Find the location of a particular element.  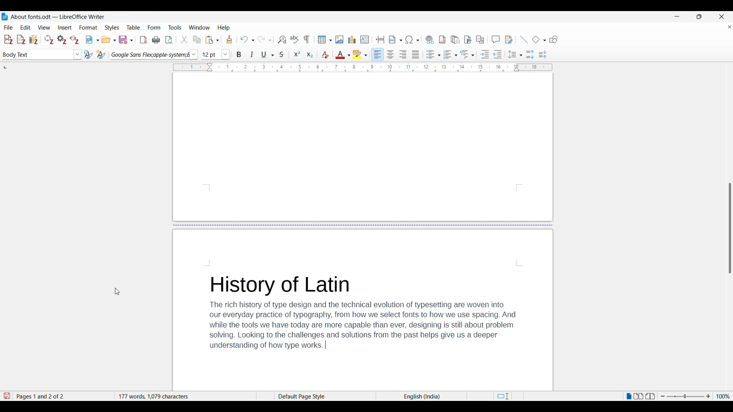

View menu is located at coordinates (44, 27).